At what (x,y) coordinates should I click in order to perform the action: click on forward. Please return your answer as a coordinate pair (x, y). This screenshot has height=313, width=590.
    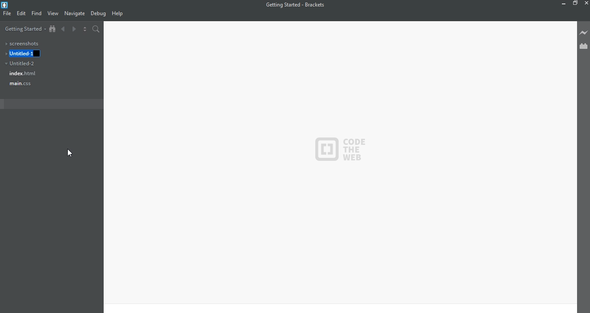
    Looking at the image, I should click on (74, 29).